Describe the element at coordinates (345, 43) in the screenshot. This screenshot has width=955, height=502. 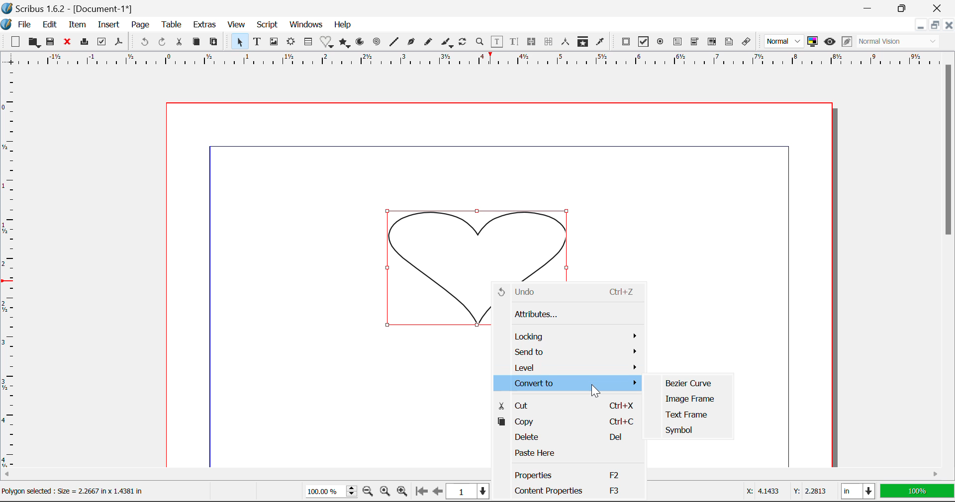
I see `Polygons` at that location.